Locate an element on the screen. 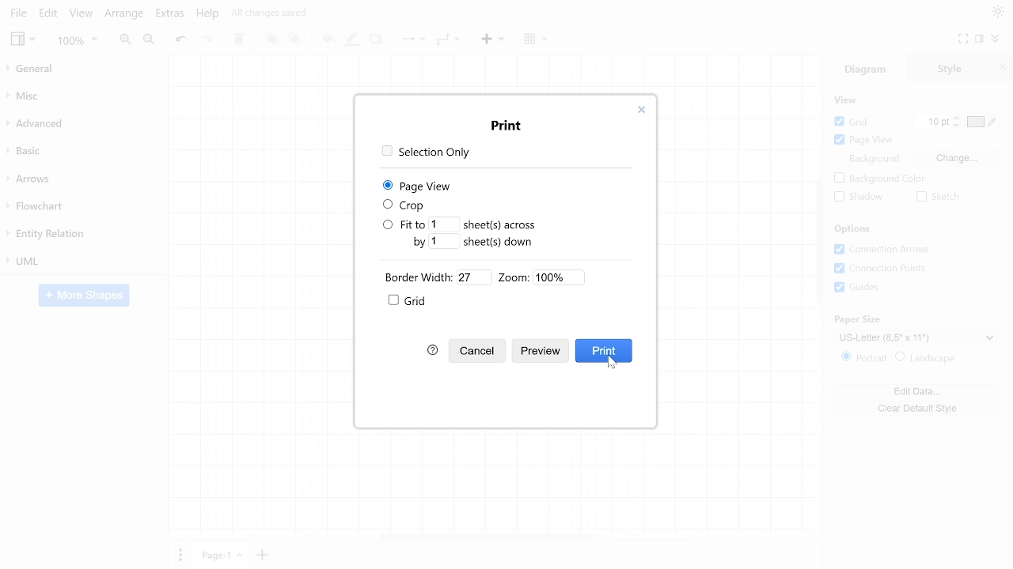 The width and height of the screenshot is (1013, 569). Zoom is located at coordinates (540, 277).